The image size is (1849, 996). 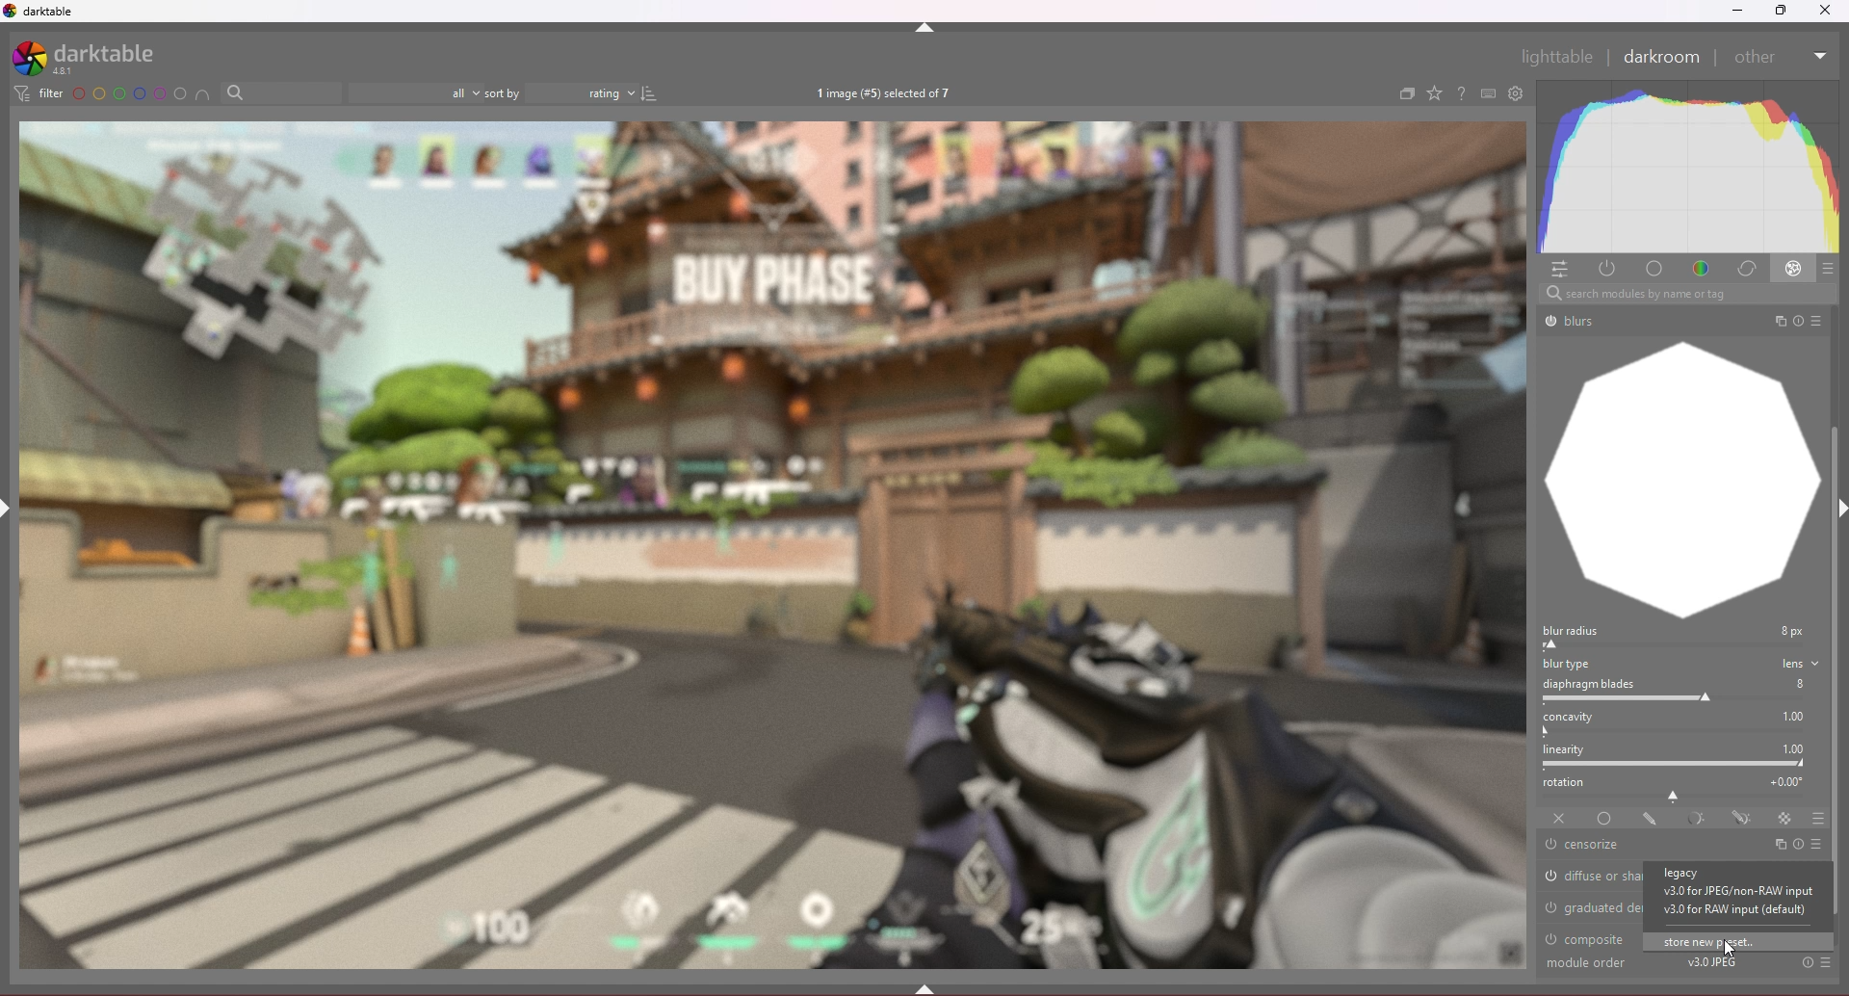 What do you see at coordinates (1571, 323) in the screenshot?
I see `` at bounding box center [1571, 323].